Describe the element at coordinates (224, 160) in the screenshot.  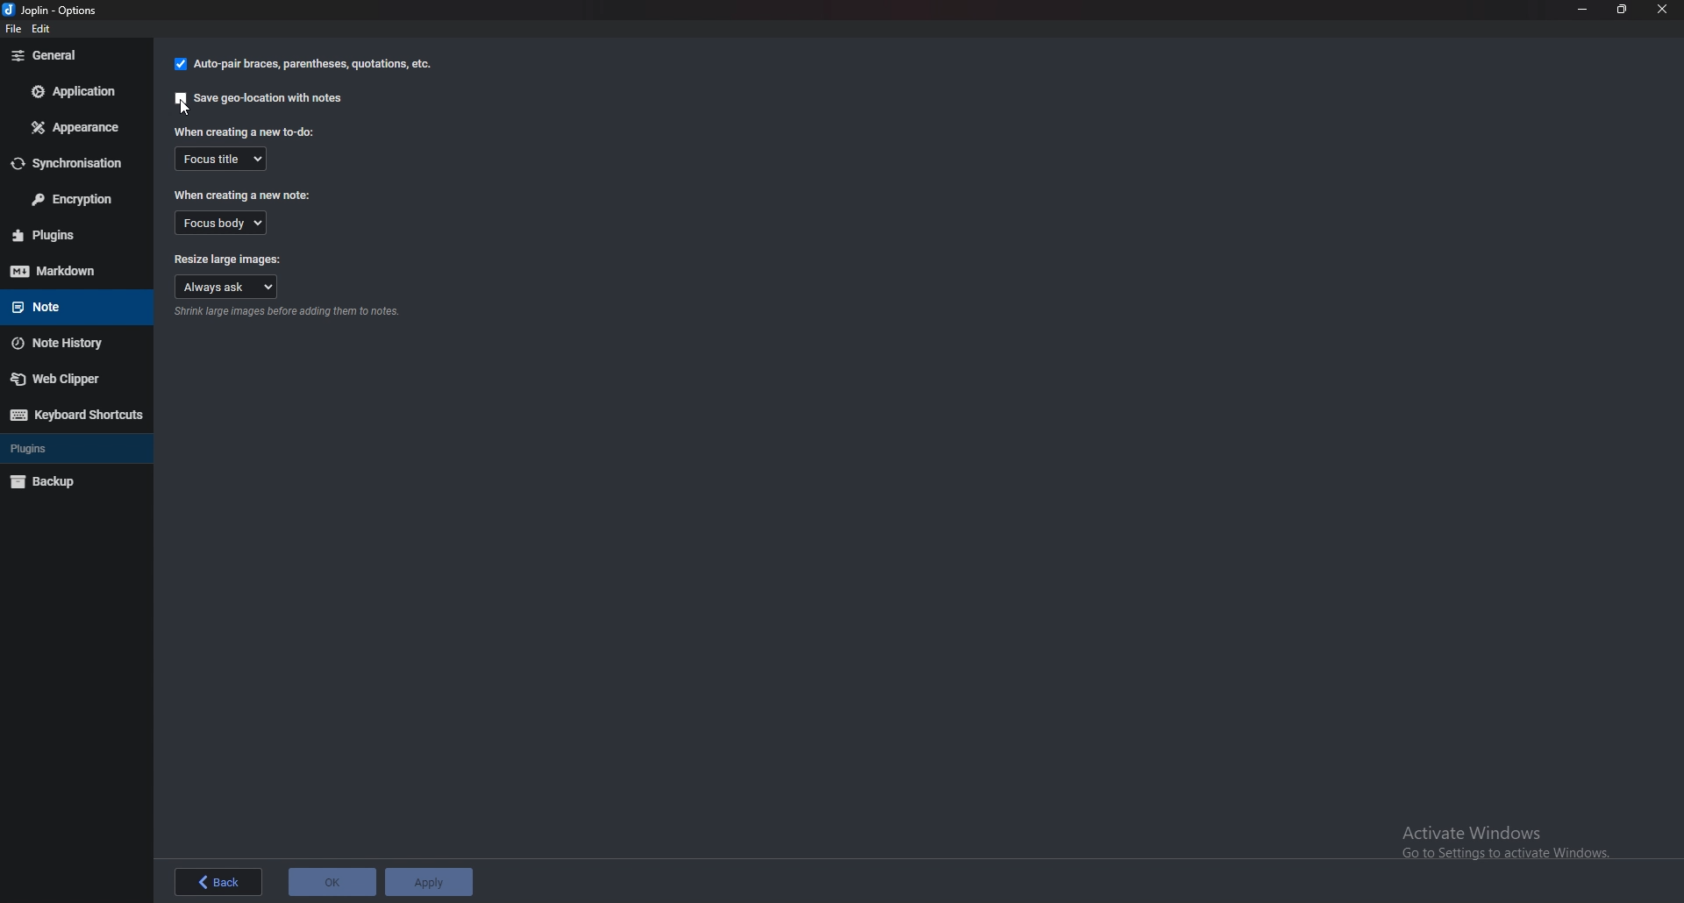
I see `Focus title` at that location.